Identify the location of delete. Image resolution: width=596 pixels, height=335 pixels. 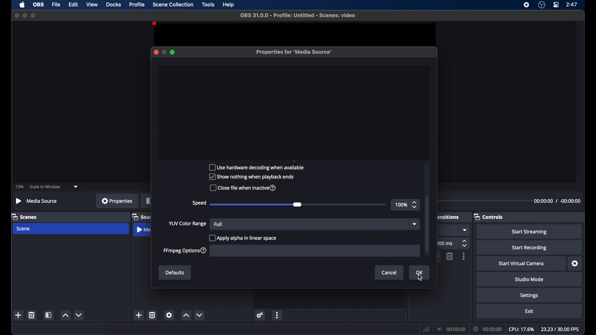
(449, 256).